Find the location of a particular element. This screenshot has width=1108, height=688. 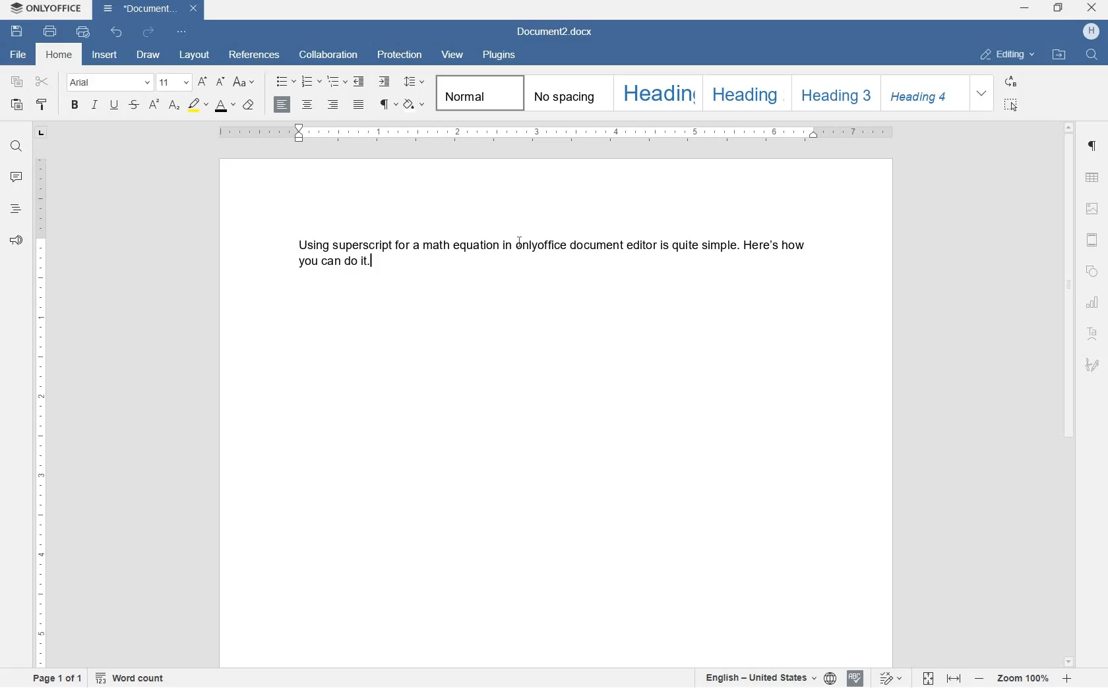

insert is located at coordinates (107, 54).